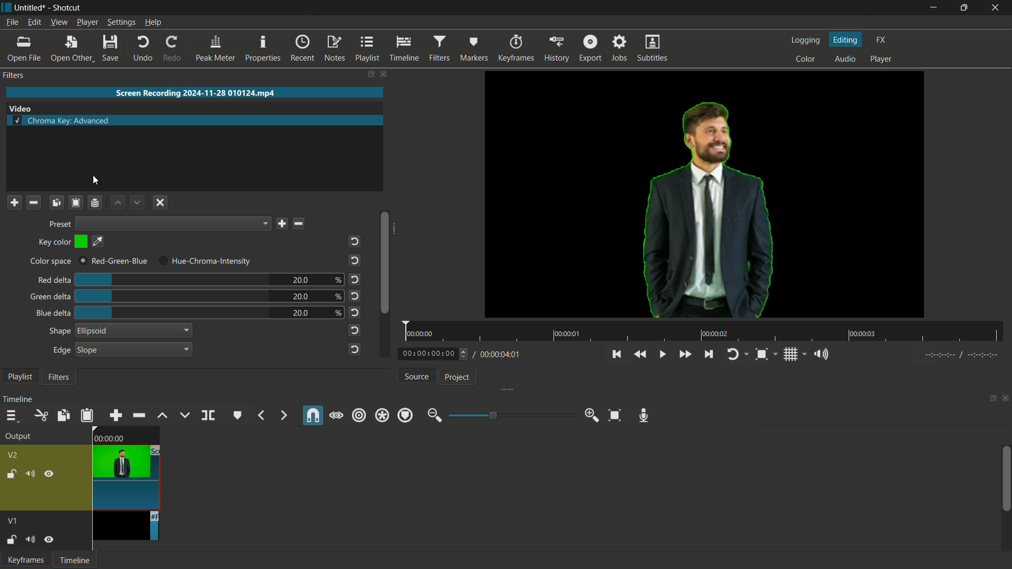 The height and width of the screenshot is (569, 1012). What do you see at coordinates (369, 74) in the screenshot?
I see `change layout` at bounding box center [369, 74].